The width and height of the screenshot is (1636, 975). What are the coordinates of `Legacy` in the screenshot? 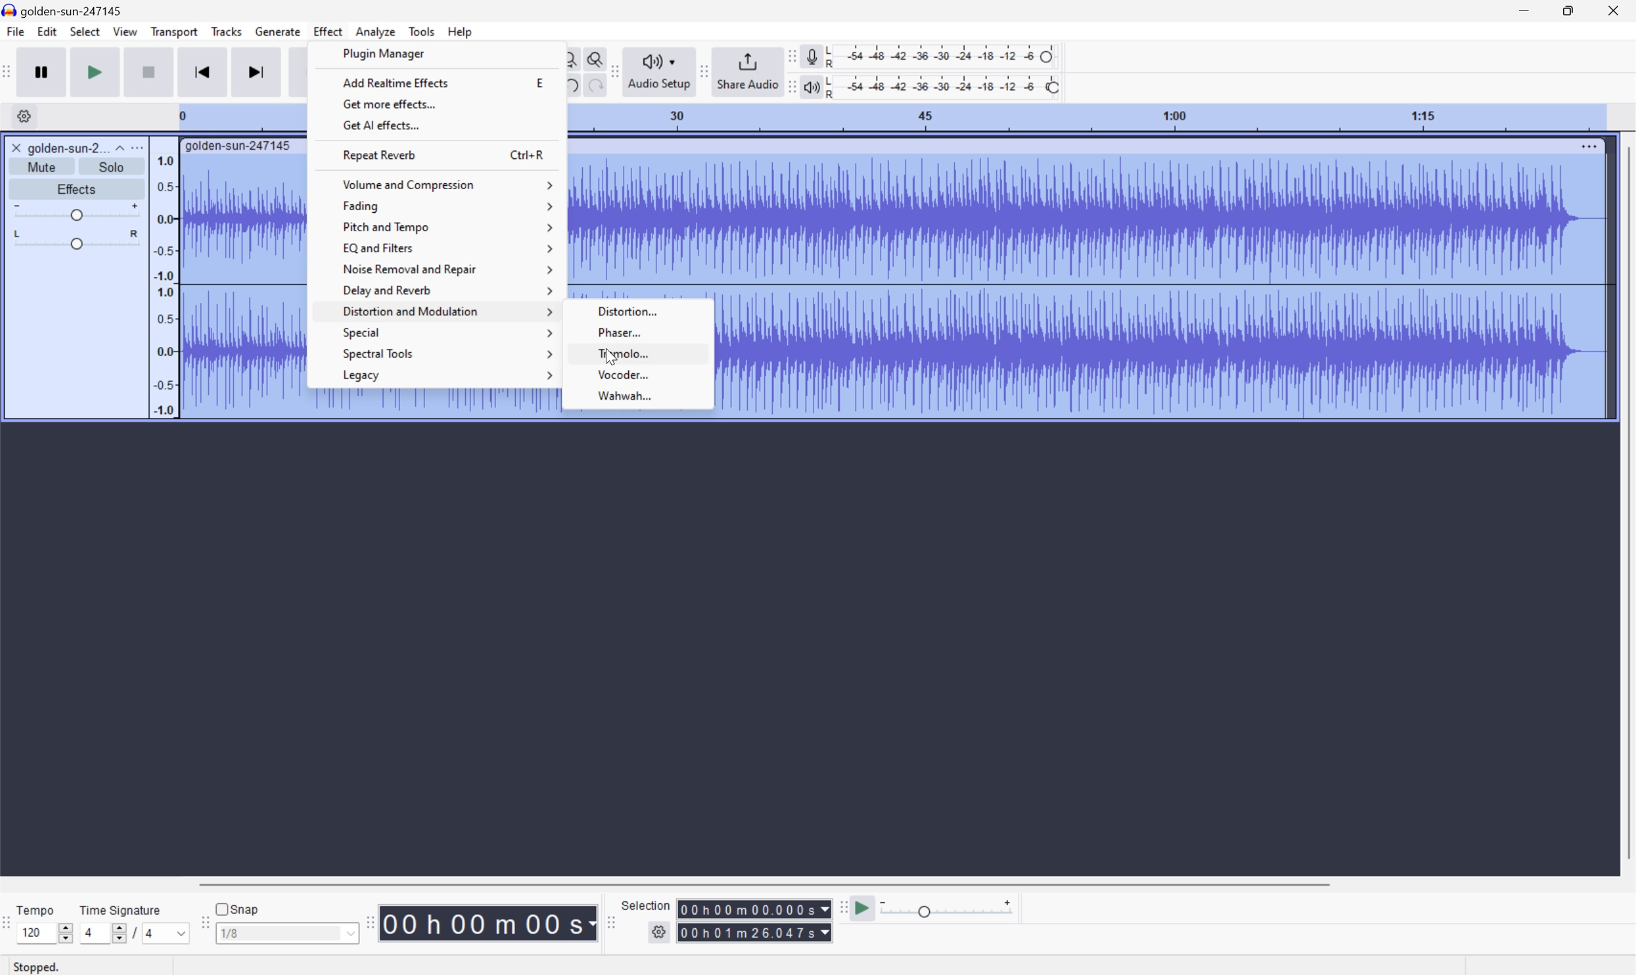 It's located at (448, 375).